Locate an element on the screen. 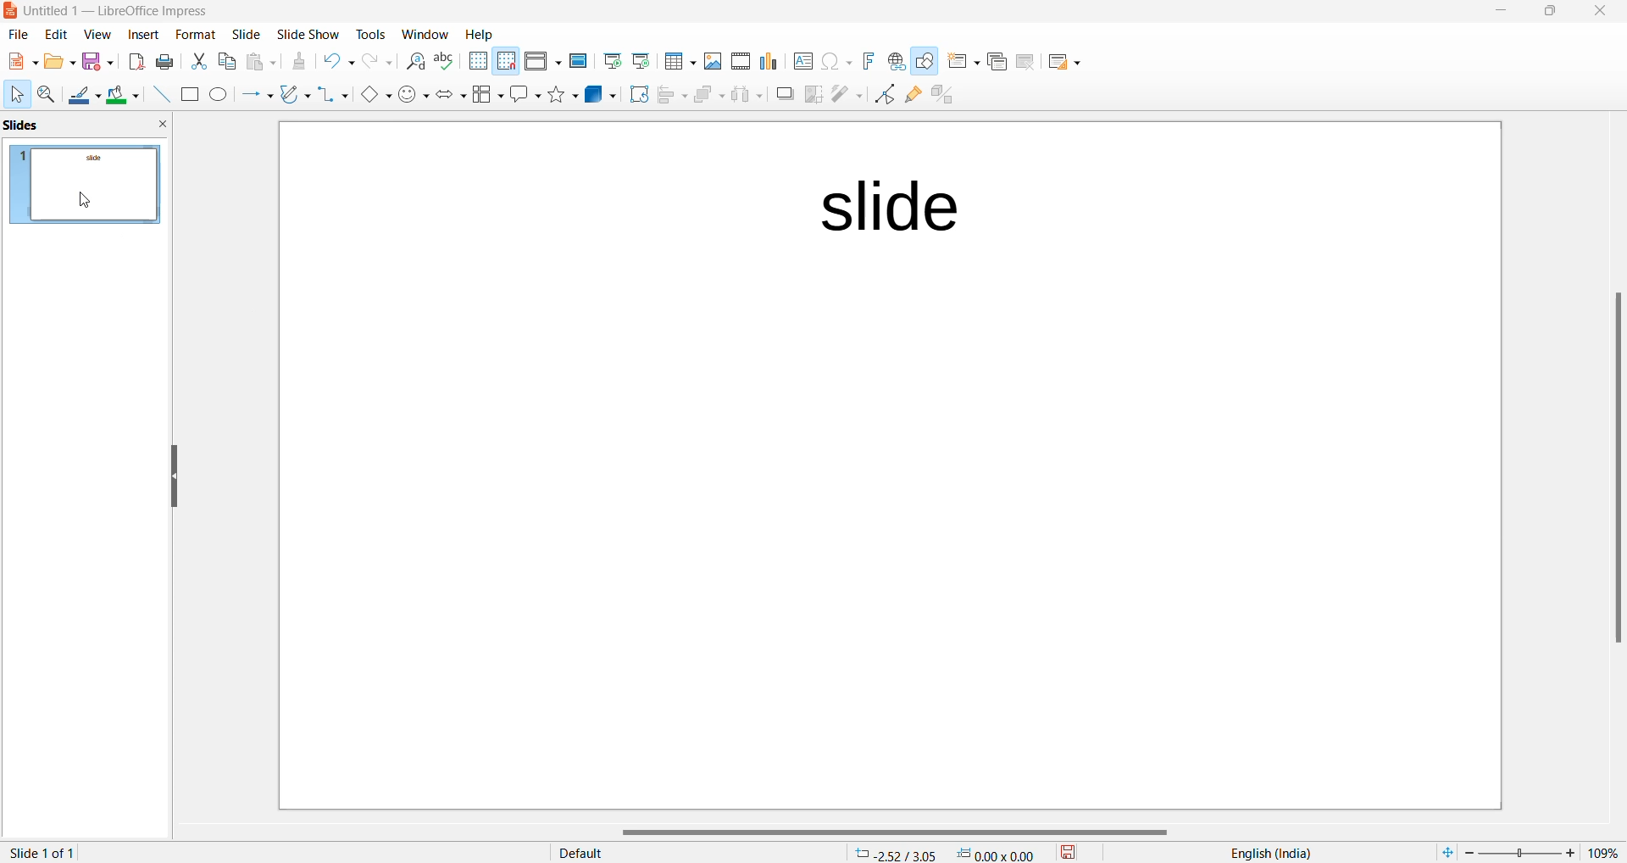 This screenshot has width=1627, height=863. paste options is located at coordinates (265, 62).